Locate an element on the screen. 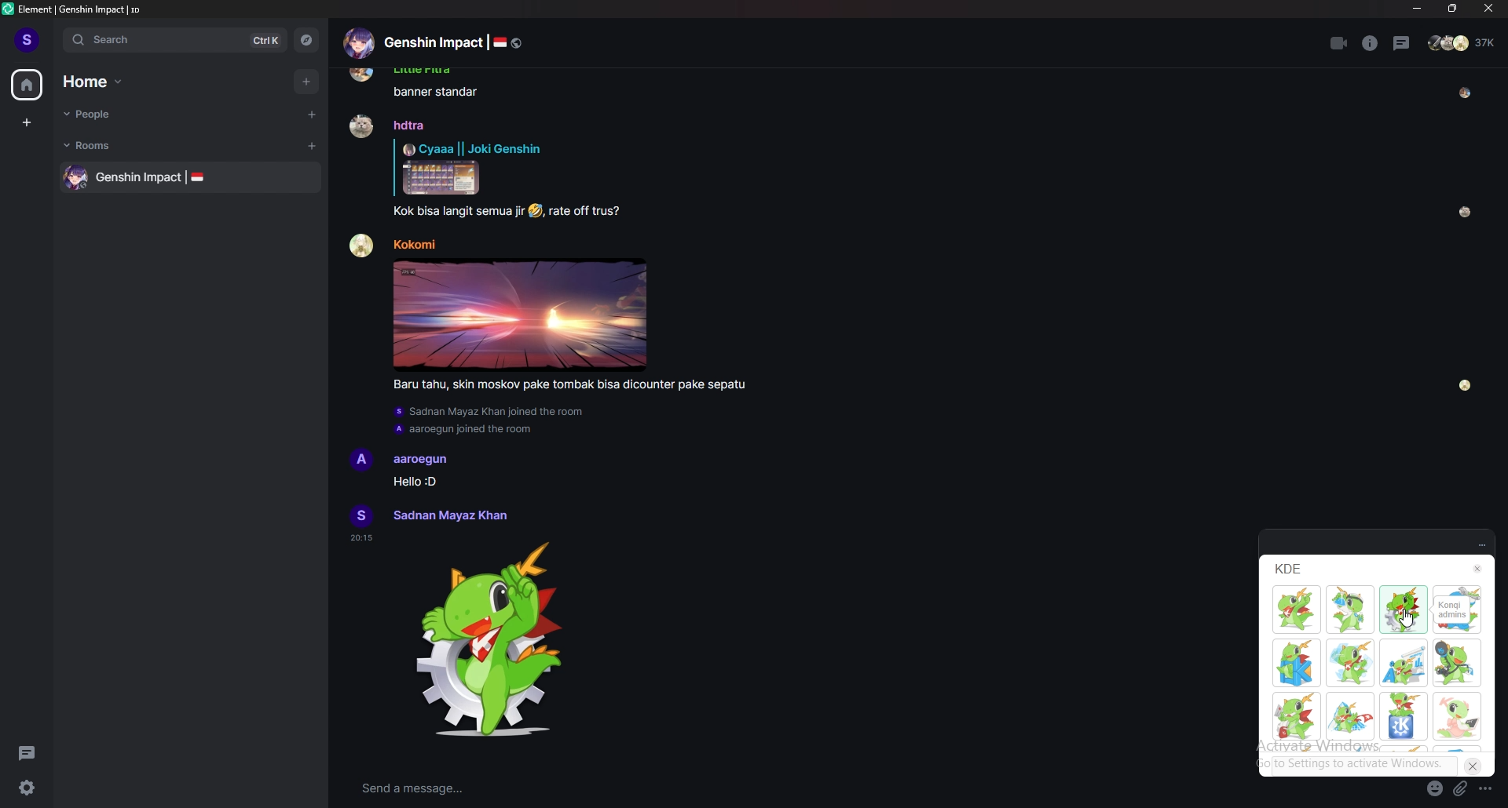 This screenshot has height=808, width=1508. people is located at coordinates (111, 114).